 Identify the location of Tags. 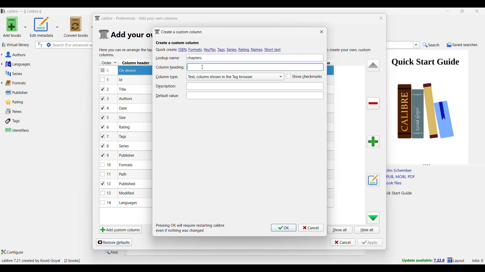
(23, 121).